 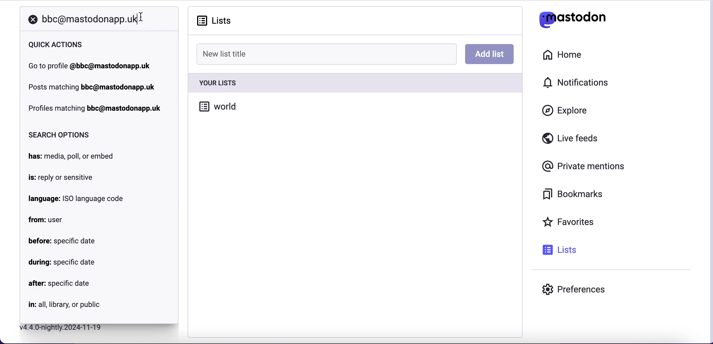 I want to click on cursor, so click(x=144, y=17).